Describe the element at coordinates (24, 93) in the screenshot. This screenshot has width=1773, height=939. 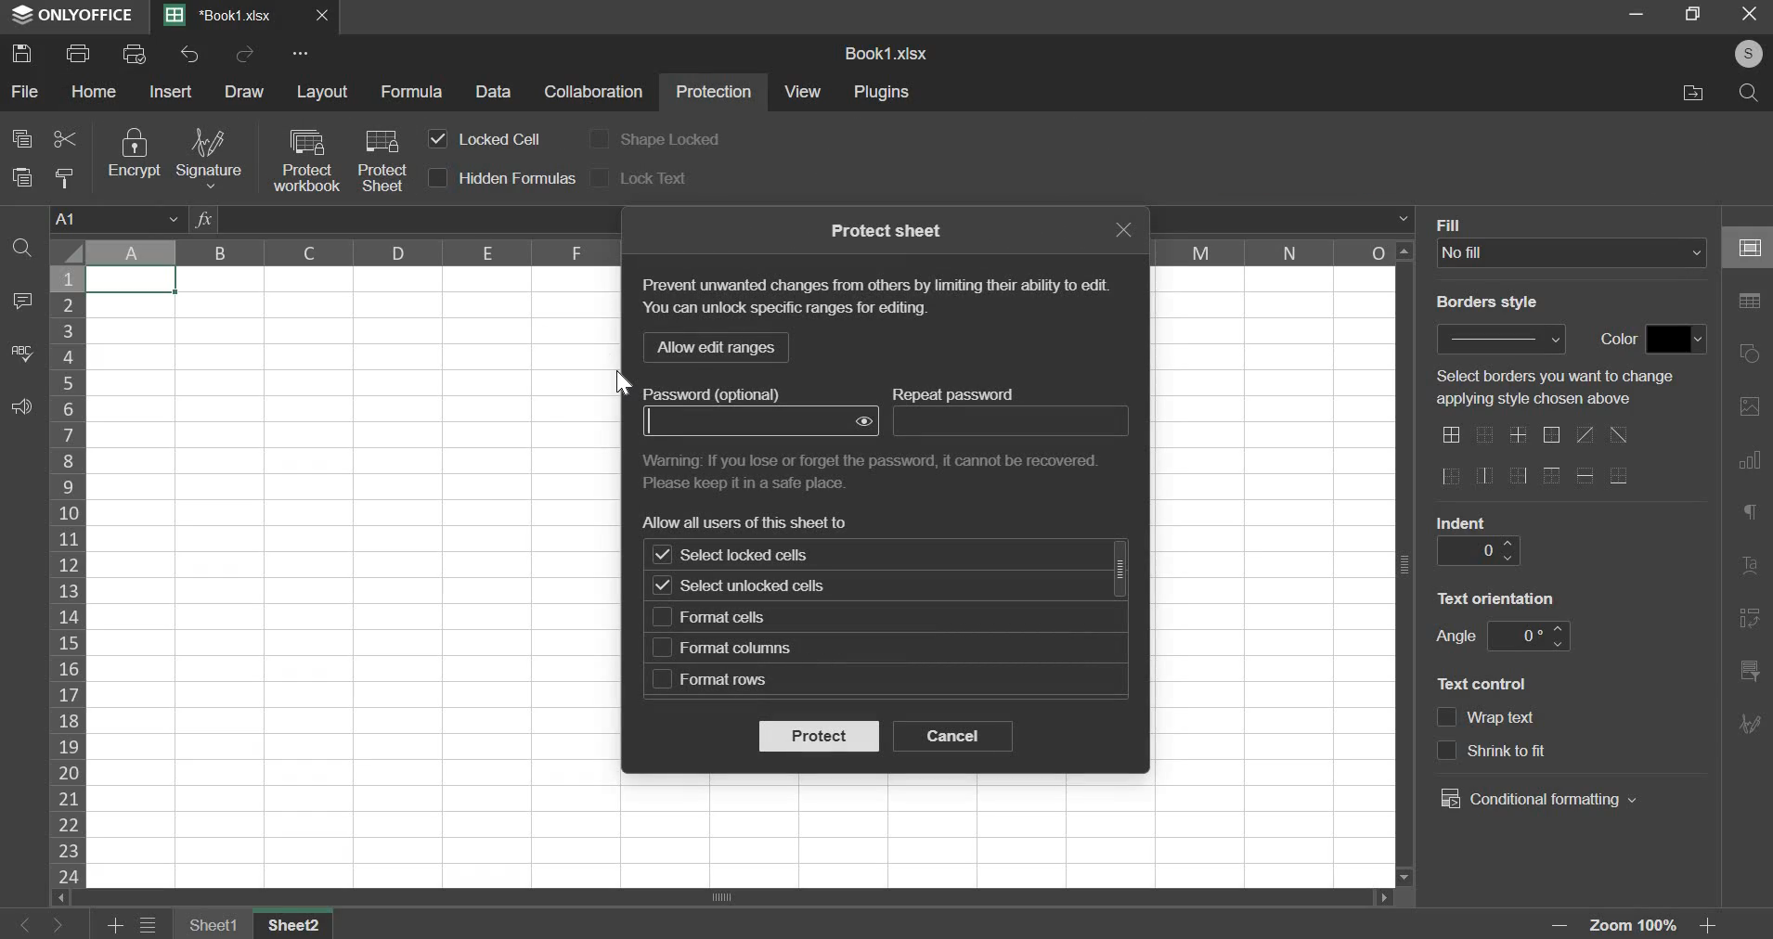
I see `file` at that location.